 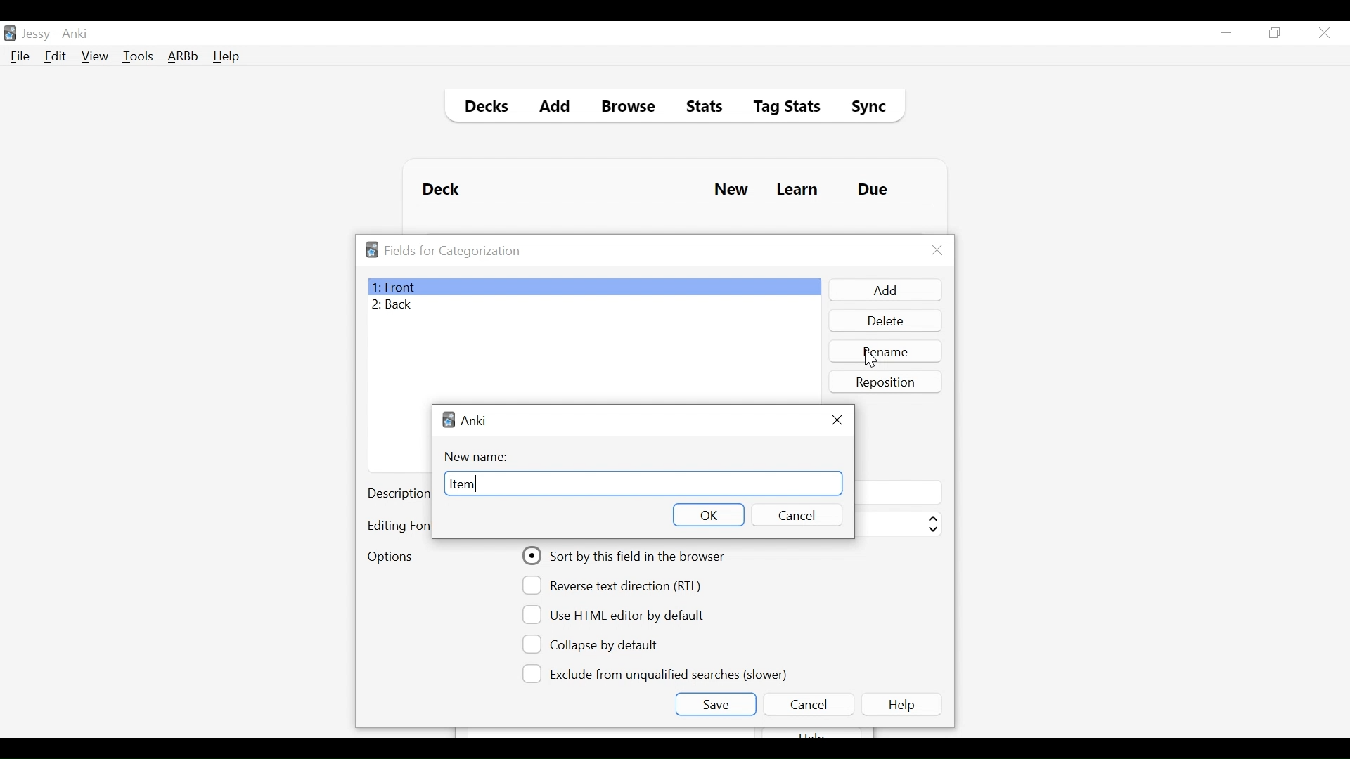 What do you see at coordinates (797, 190) in the screenshot?
I see `Learn` at bounding box center [797, 190].